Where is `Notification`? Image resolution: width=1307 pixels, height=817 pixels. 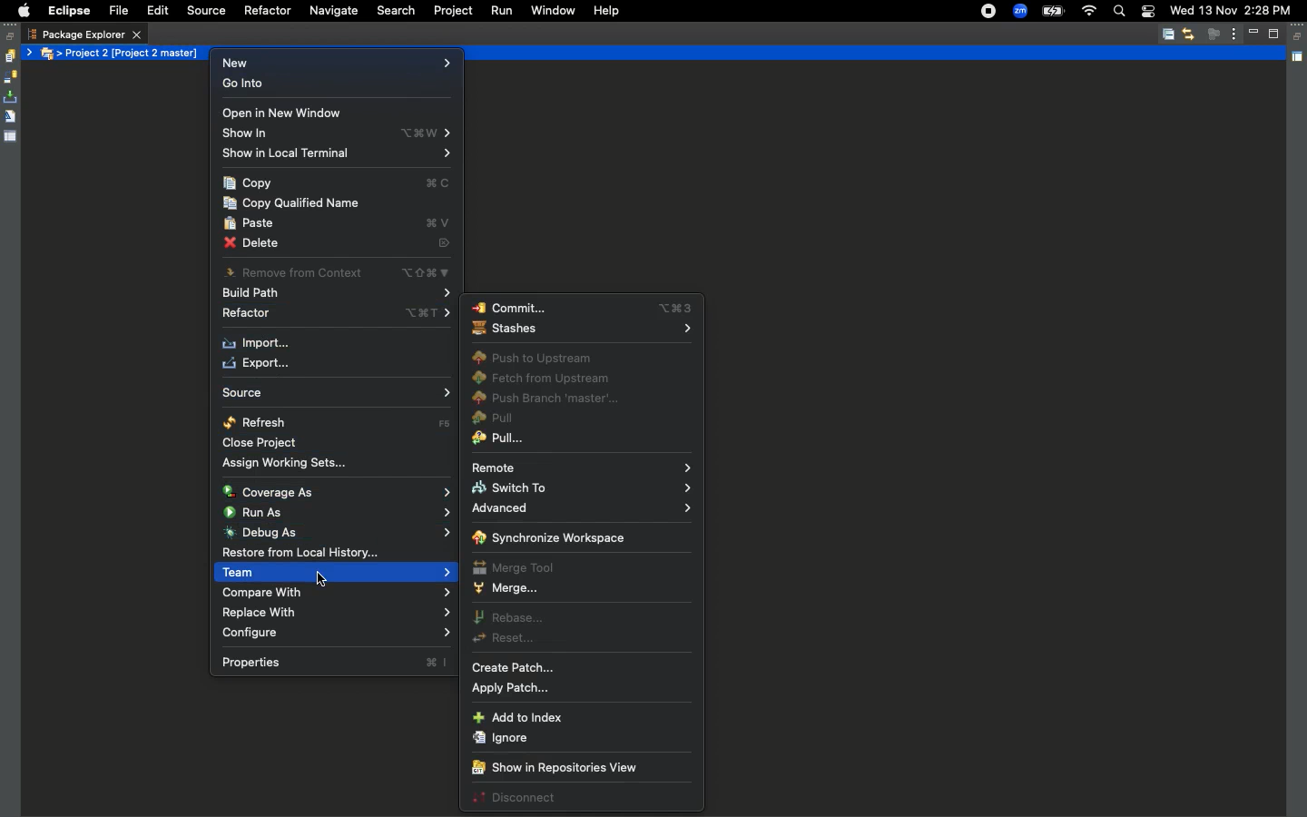
Notification is located at coordinates (1147, 13).